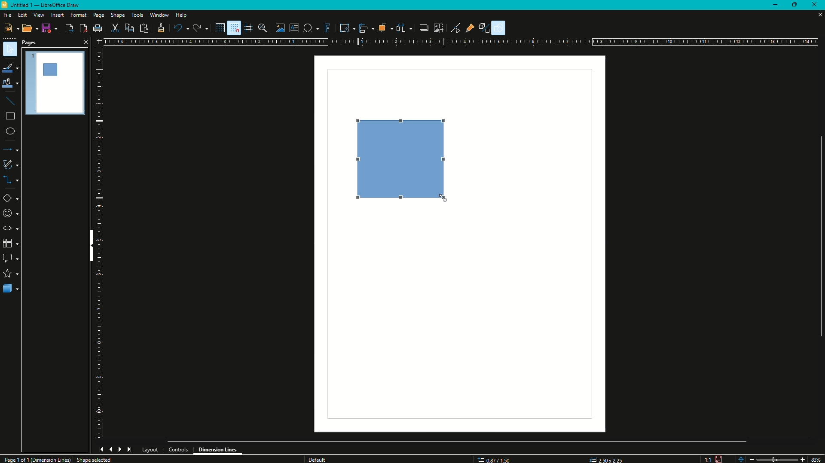 The width and height of the screenshot is (825, 463). I want to click on Edit, so click(22, 15).